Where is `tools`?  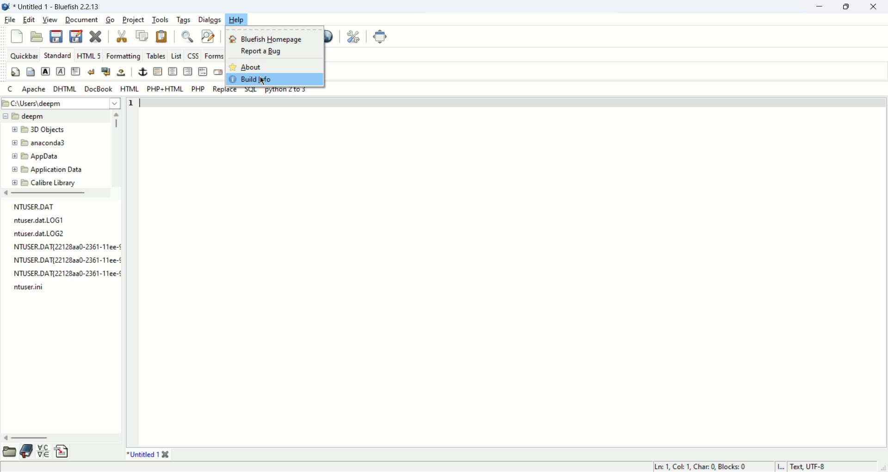
tools is located at coordinates (160, 20).